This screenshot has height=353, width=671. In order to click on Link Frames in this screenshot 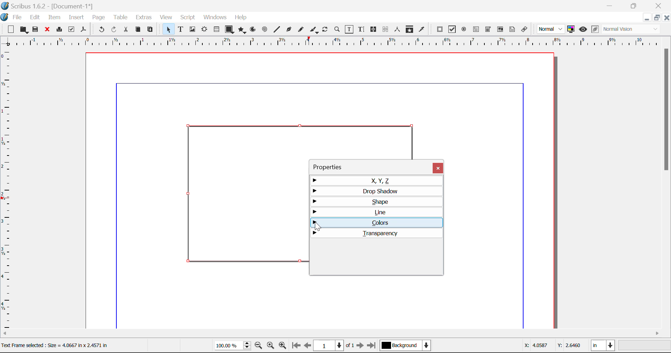, I will do `click(374, 29)`.